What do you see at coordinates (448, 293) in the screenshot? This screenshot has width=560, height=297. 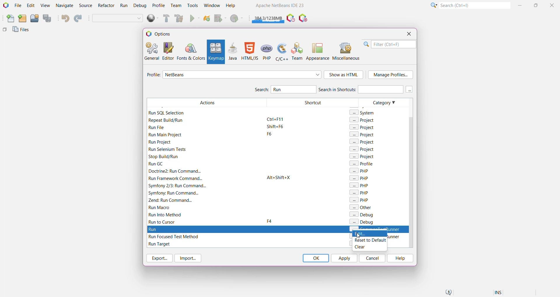 I see `Notifications` at bounding box center [448, 293].